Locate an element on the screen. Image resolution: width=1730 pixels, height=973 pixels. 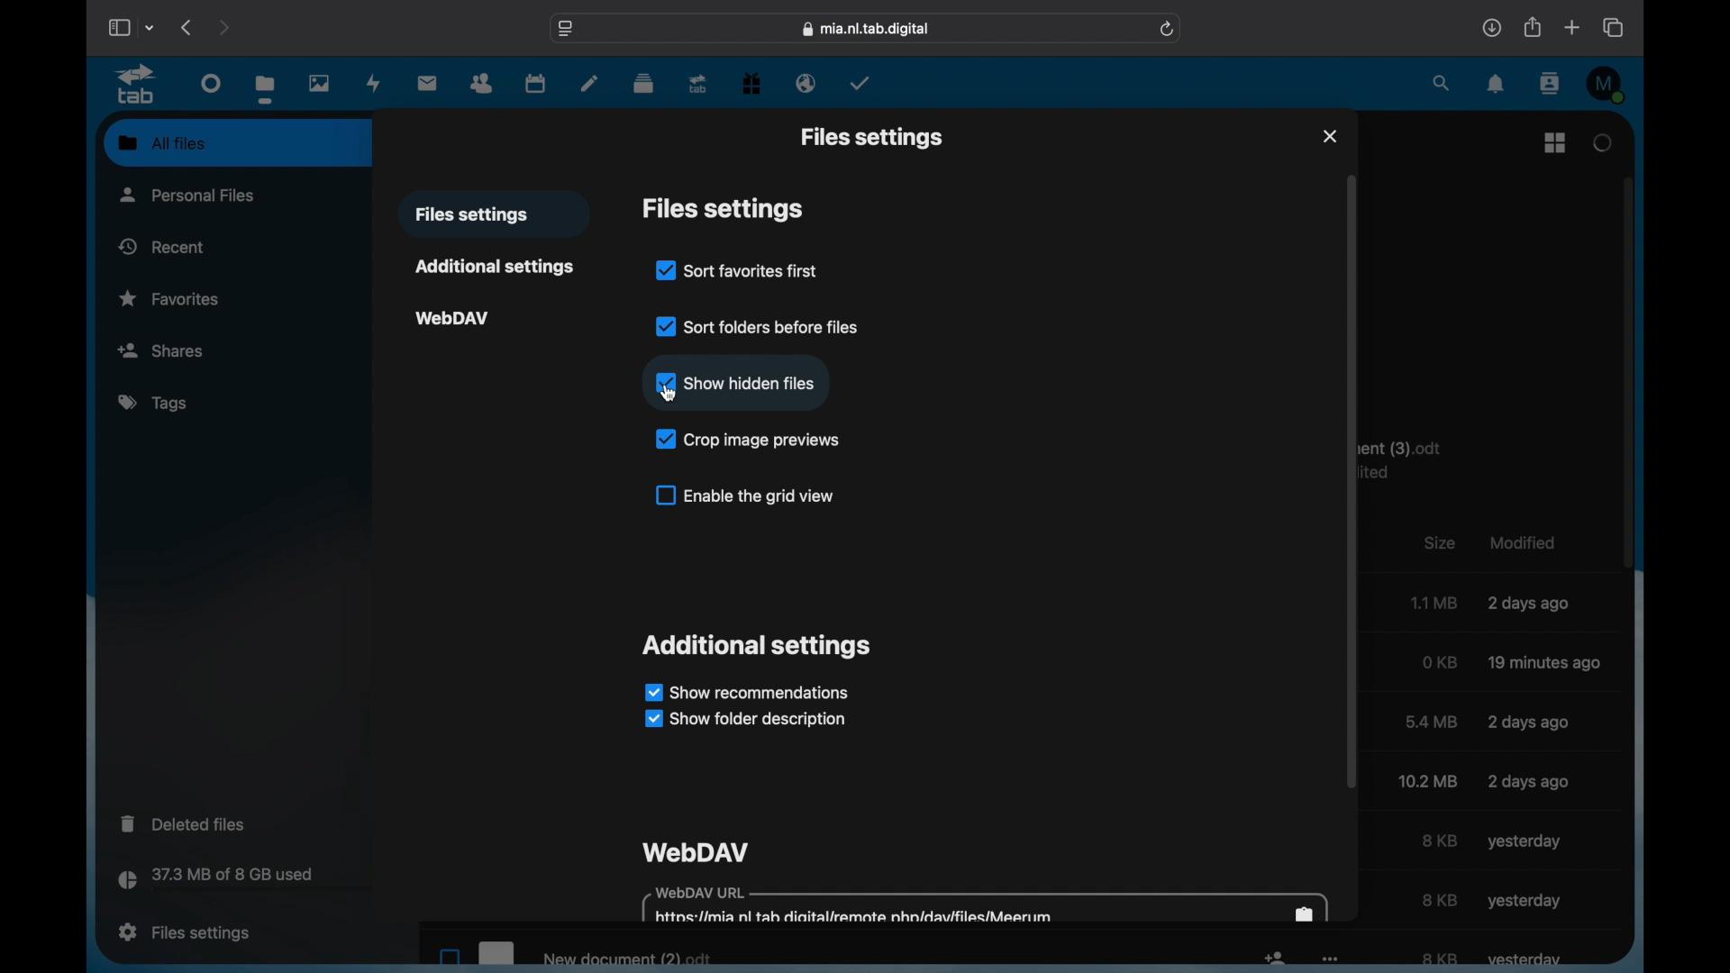
email is located at coordinates (806, 84).